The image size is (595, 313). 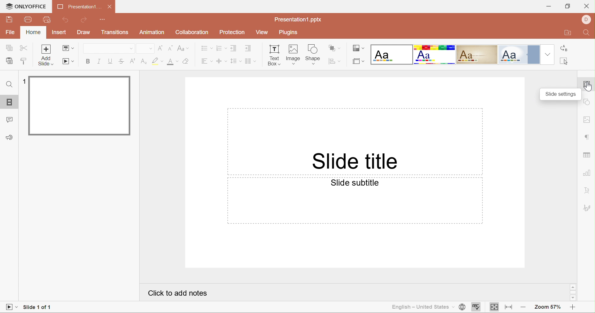 What do you see at coordinates (175, 293) in the screenshot?
I see `Click to add notes` at bounding box center [175, 293].